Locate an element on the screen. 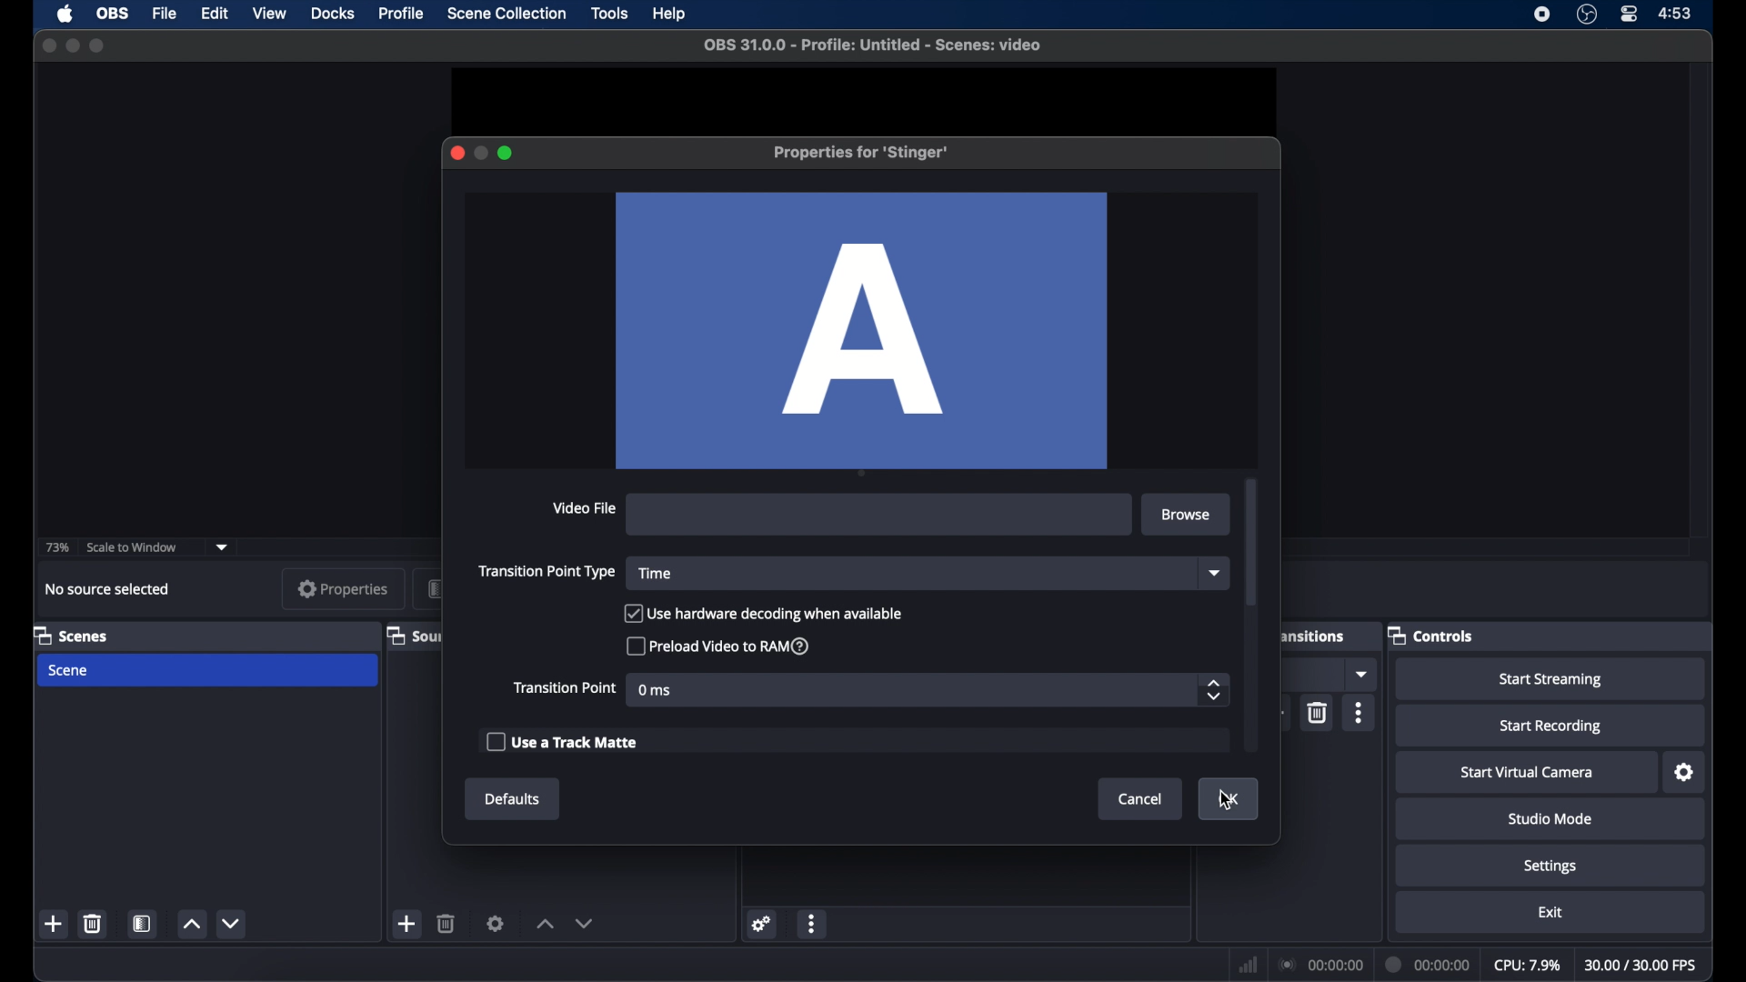 The image size is (1746, 982). increment is located at coordinates (542, 925).